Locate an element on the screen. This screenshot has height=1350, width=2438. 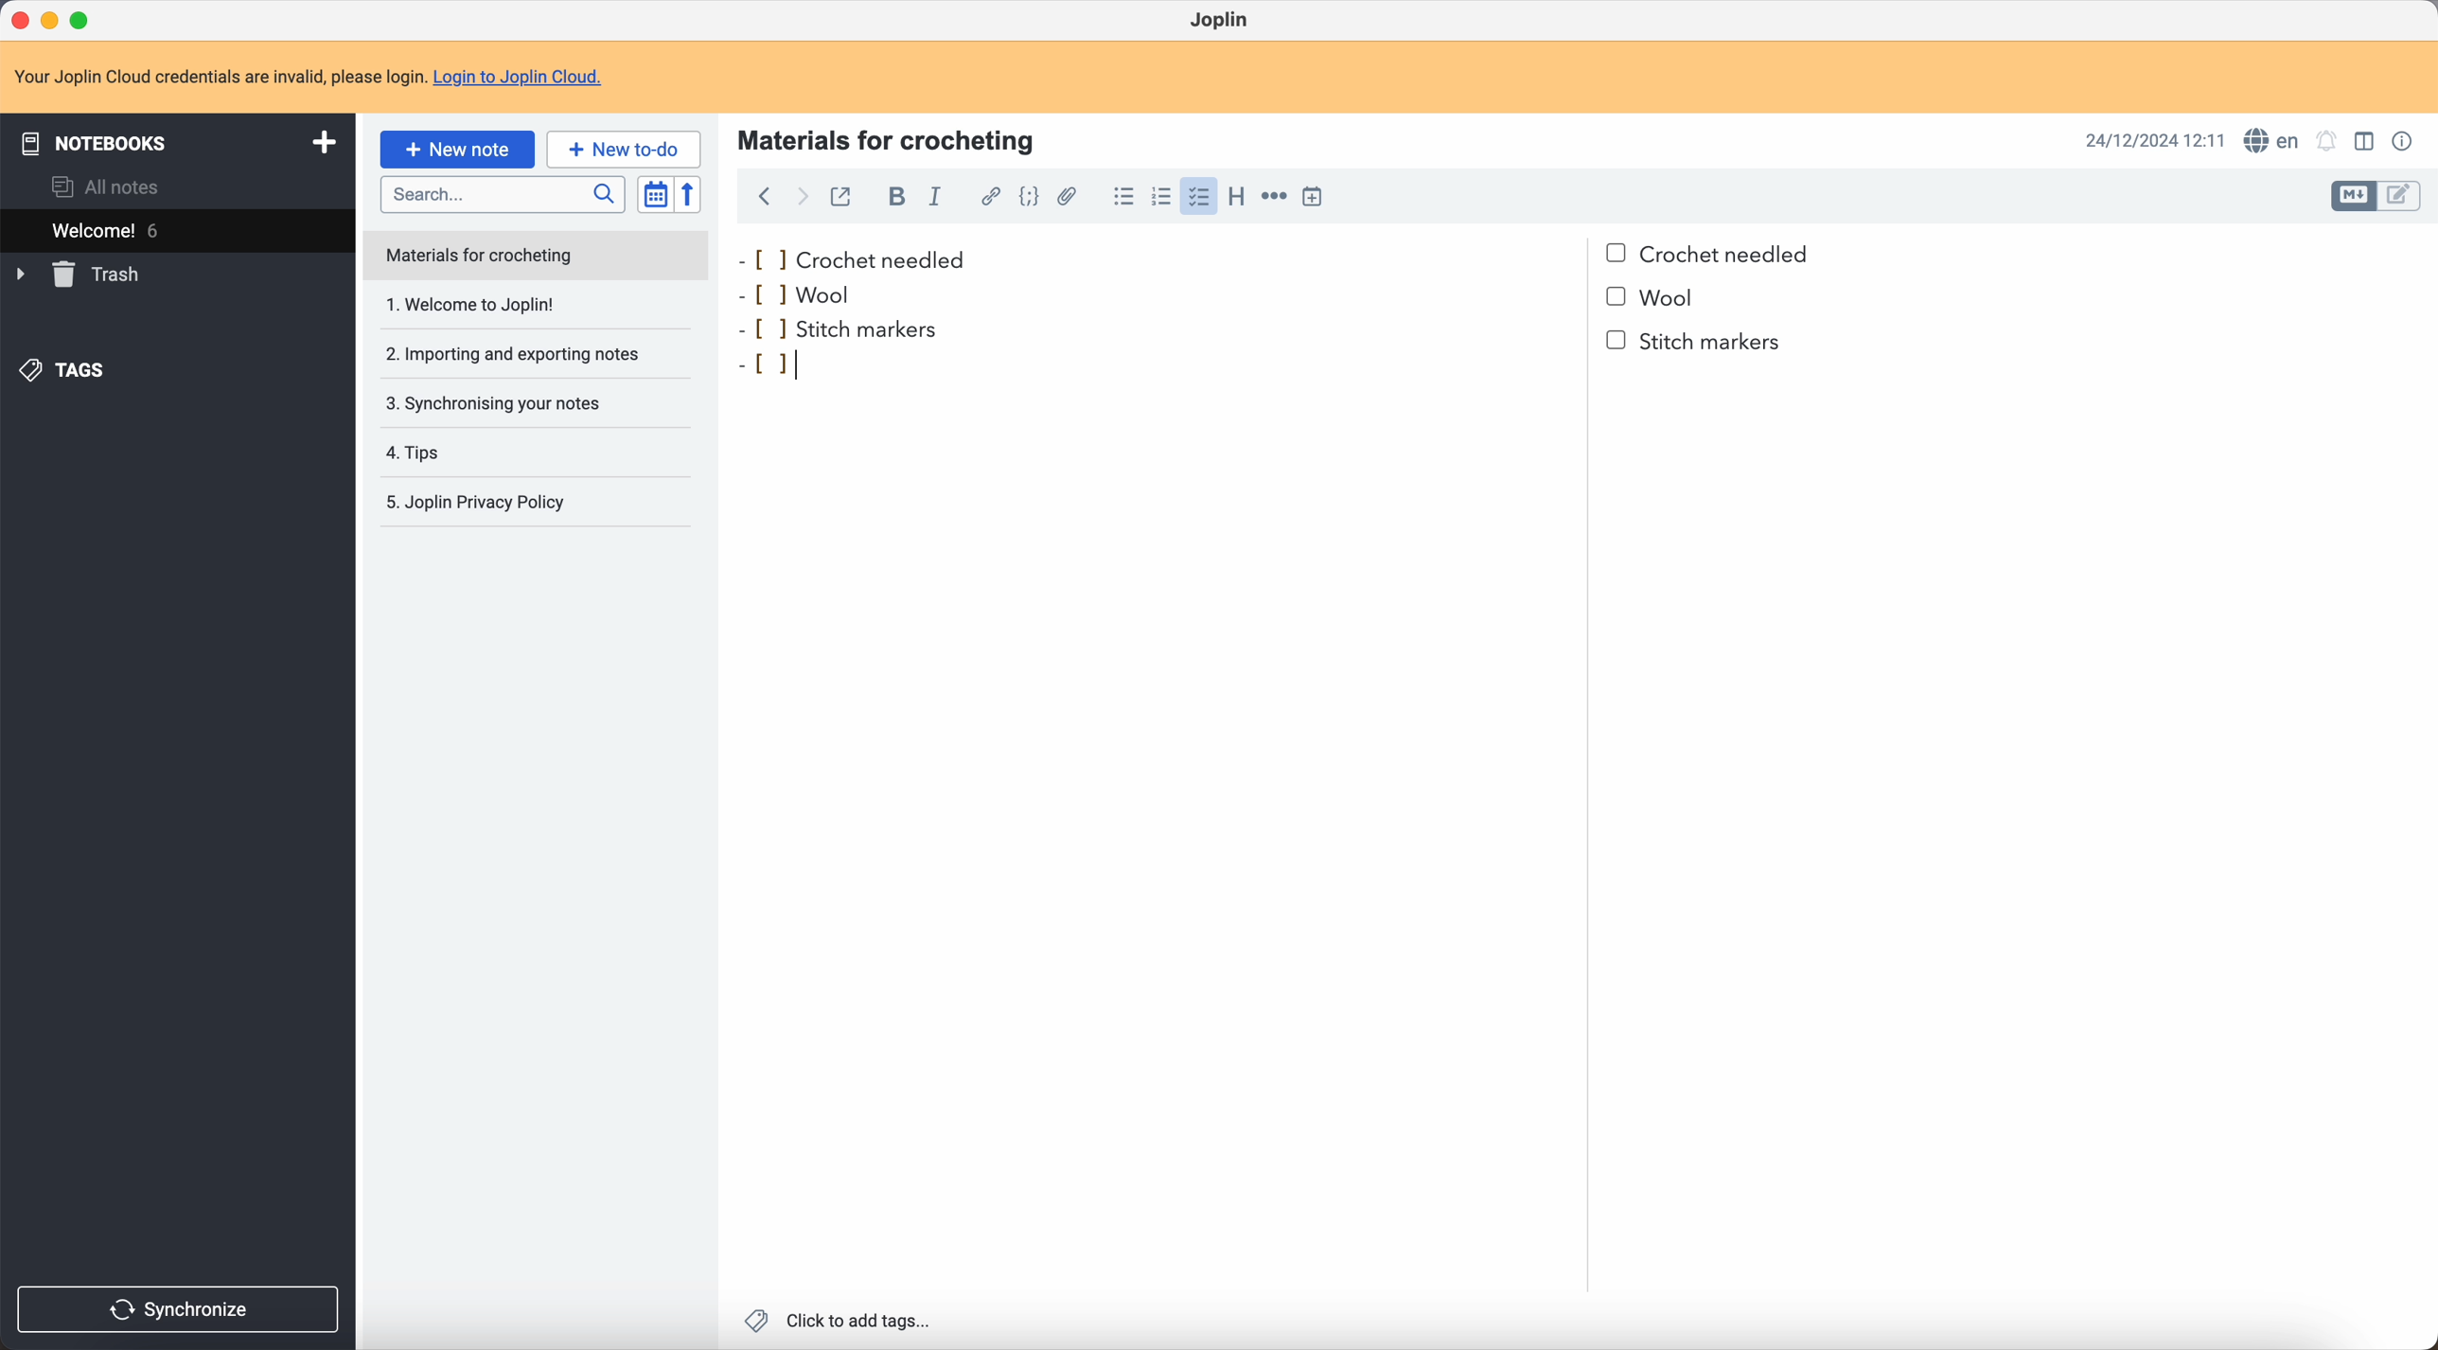
toggle edit layout is located at coordinates (2402, 194).